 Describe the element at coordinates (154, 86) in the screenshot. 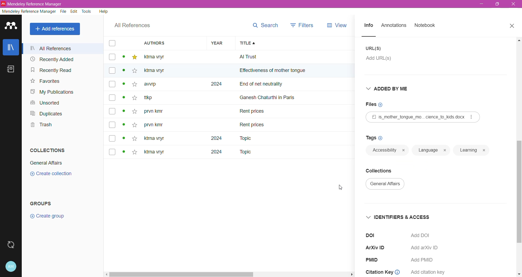

I see `awrp` at that location.